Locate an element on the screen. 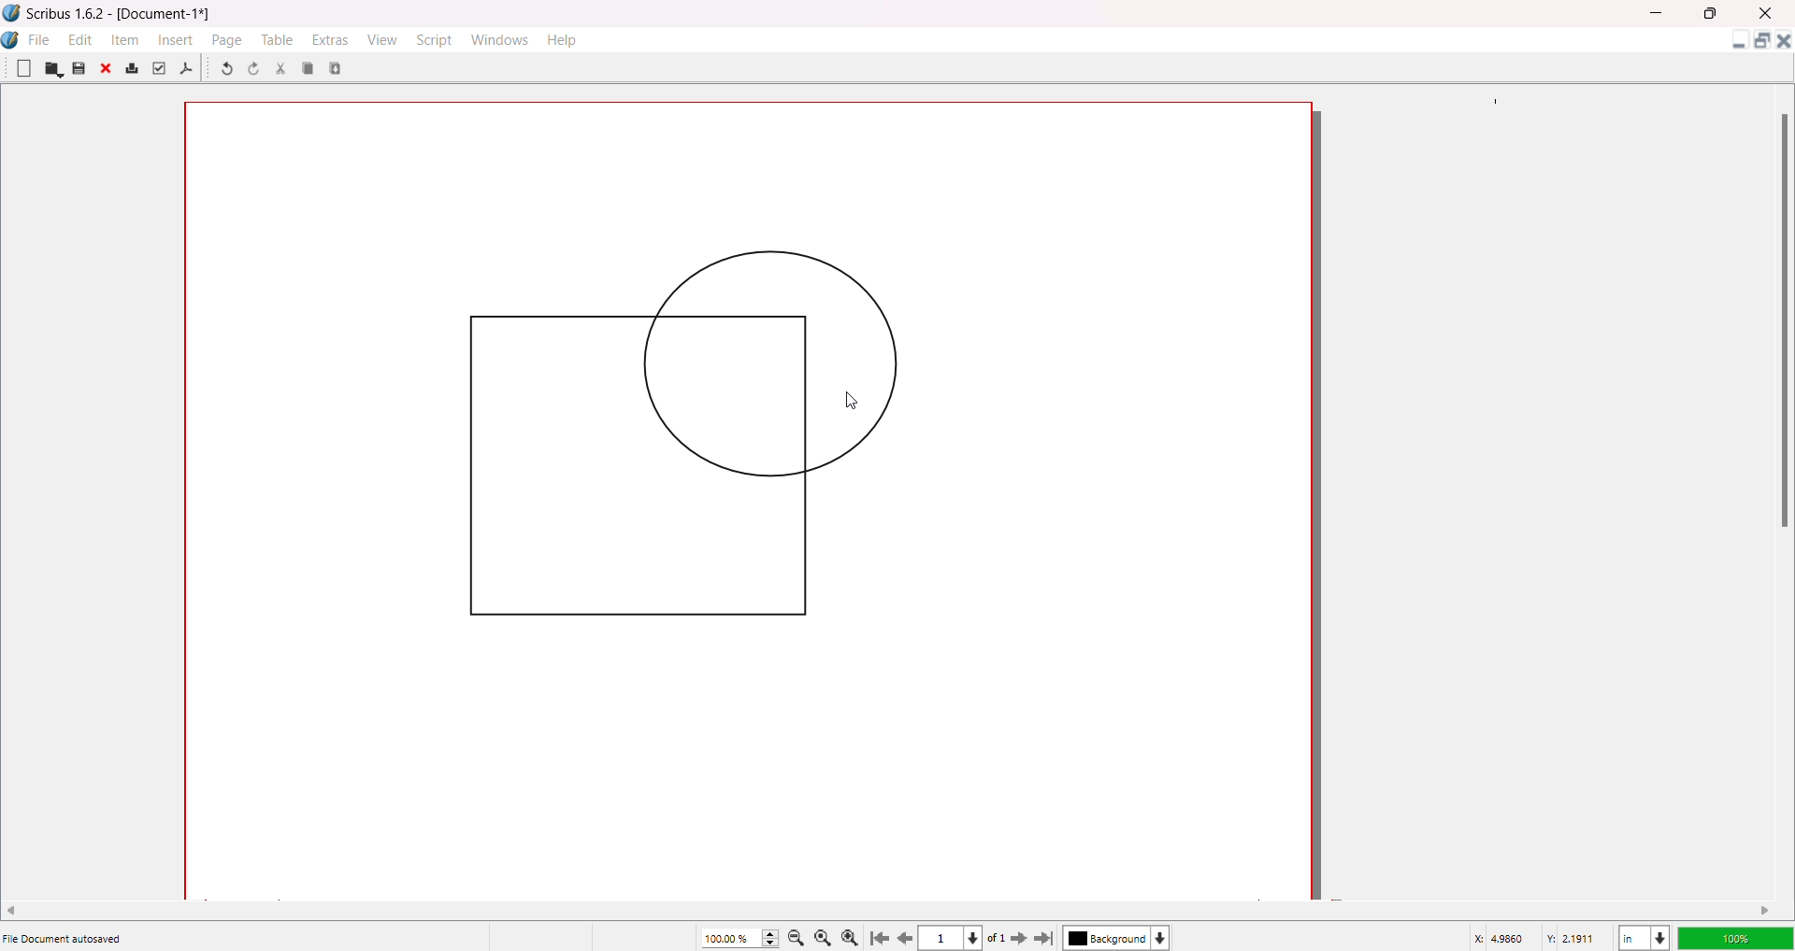 The height and width of the screenshot is (951, 1795). First Page is located at coordinates (882, 935).